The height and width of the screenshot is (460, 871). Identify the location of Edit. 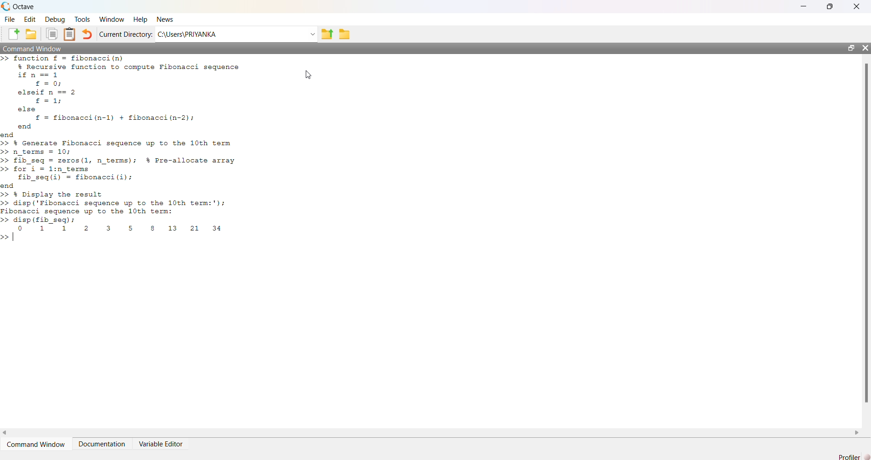
(29, 19).